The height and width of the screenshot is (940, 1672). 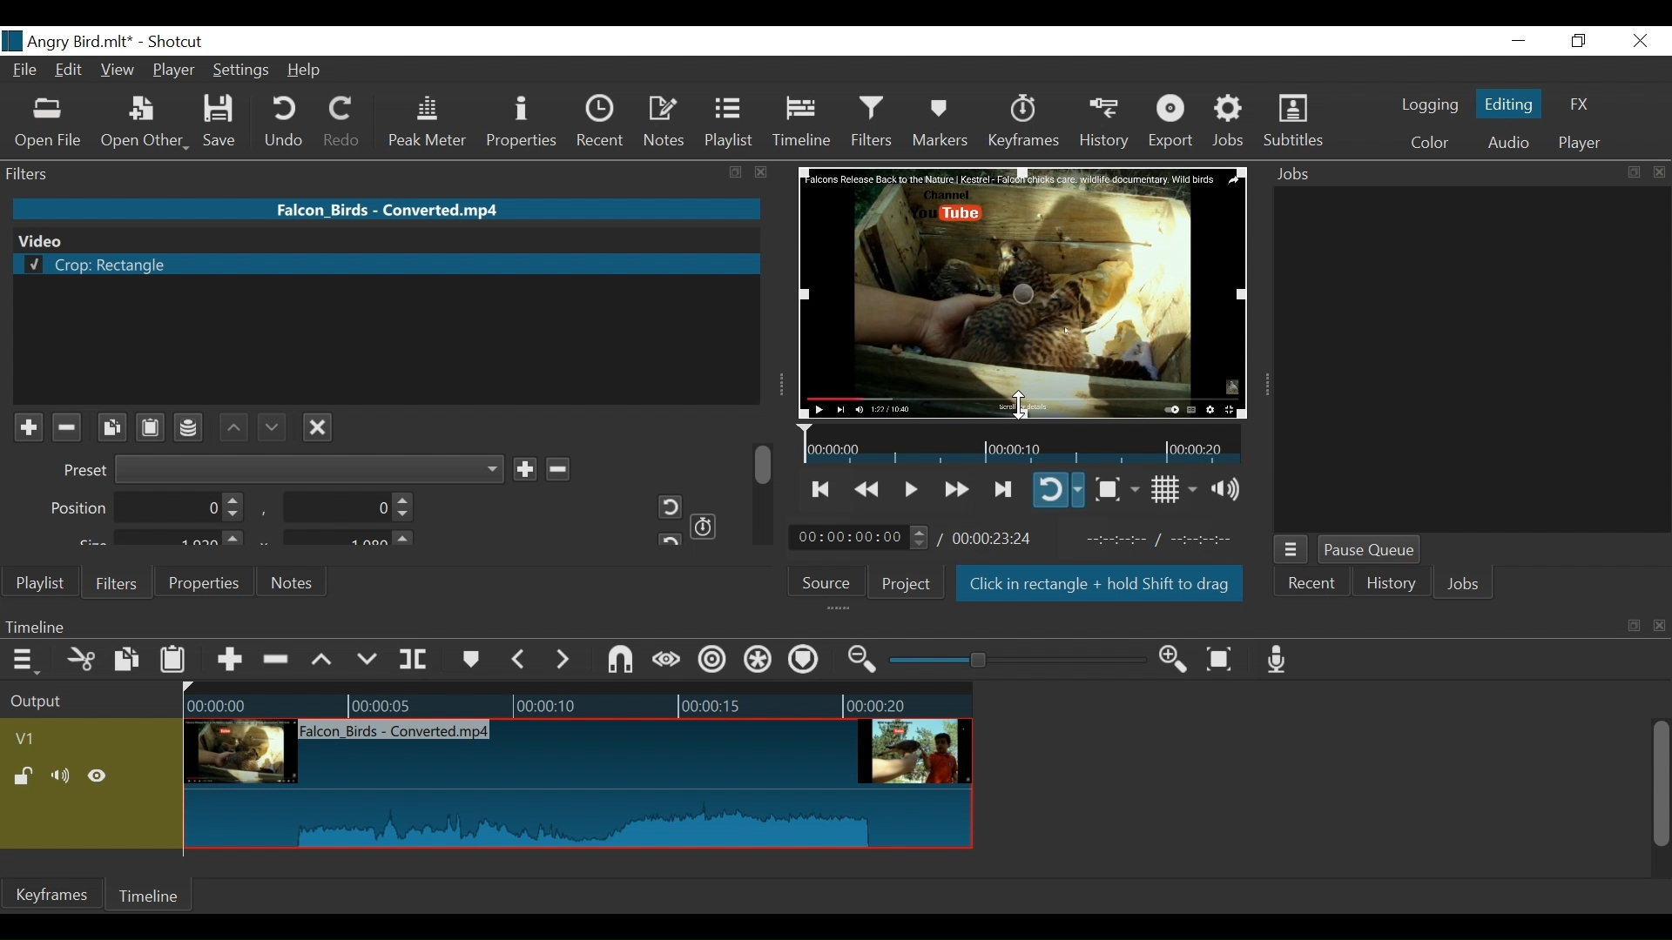 I want to click on Timeline, so click(x=577, y=702).